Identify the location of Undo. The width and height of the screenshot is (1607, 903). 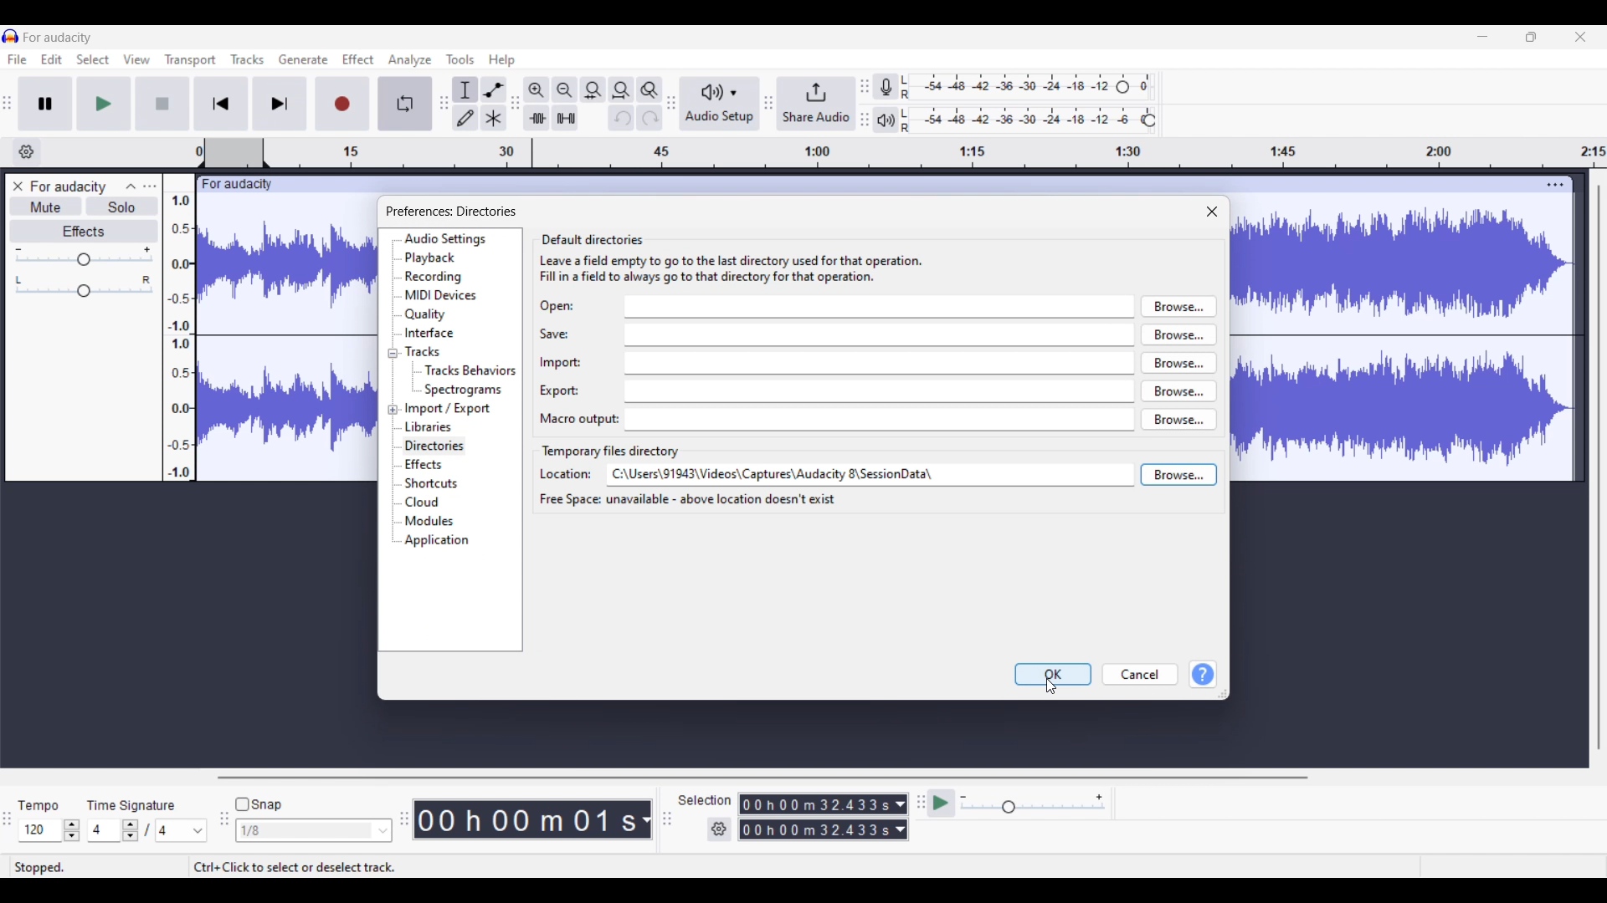
(622, 118).